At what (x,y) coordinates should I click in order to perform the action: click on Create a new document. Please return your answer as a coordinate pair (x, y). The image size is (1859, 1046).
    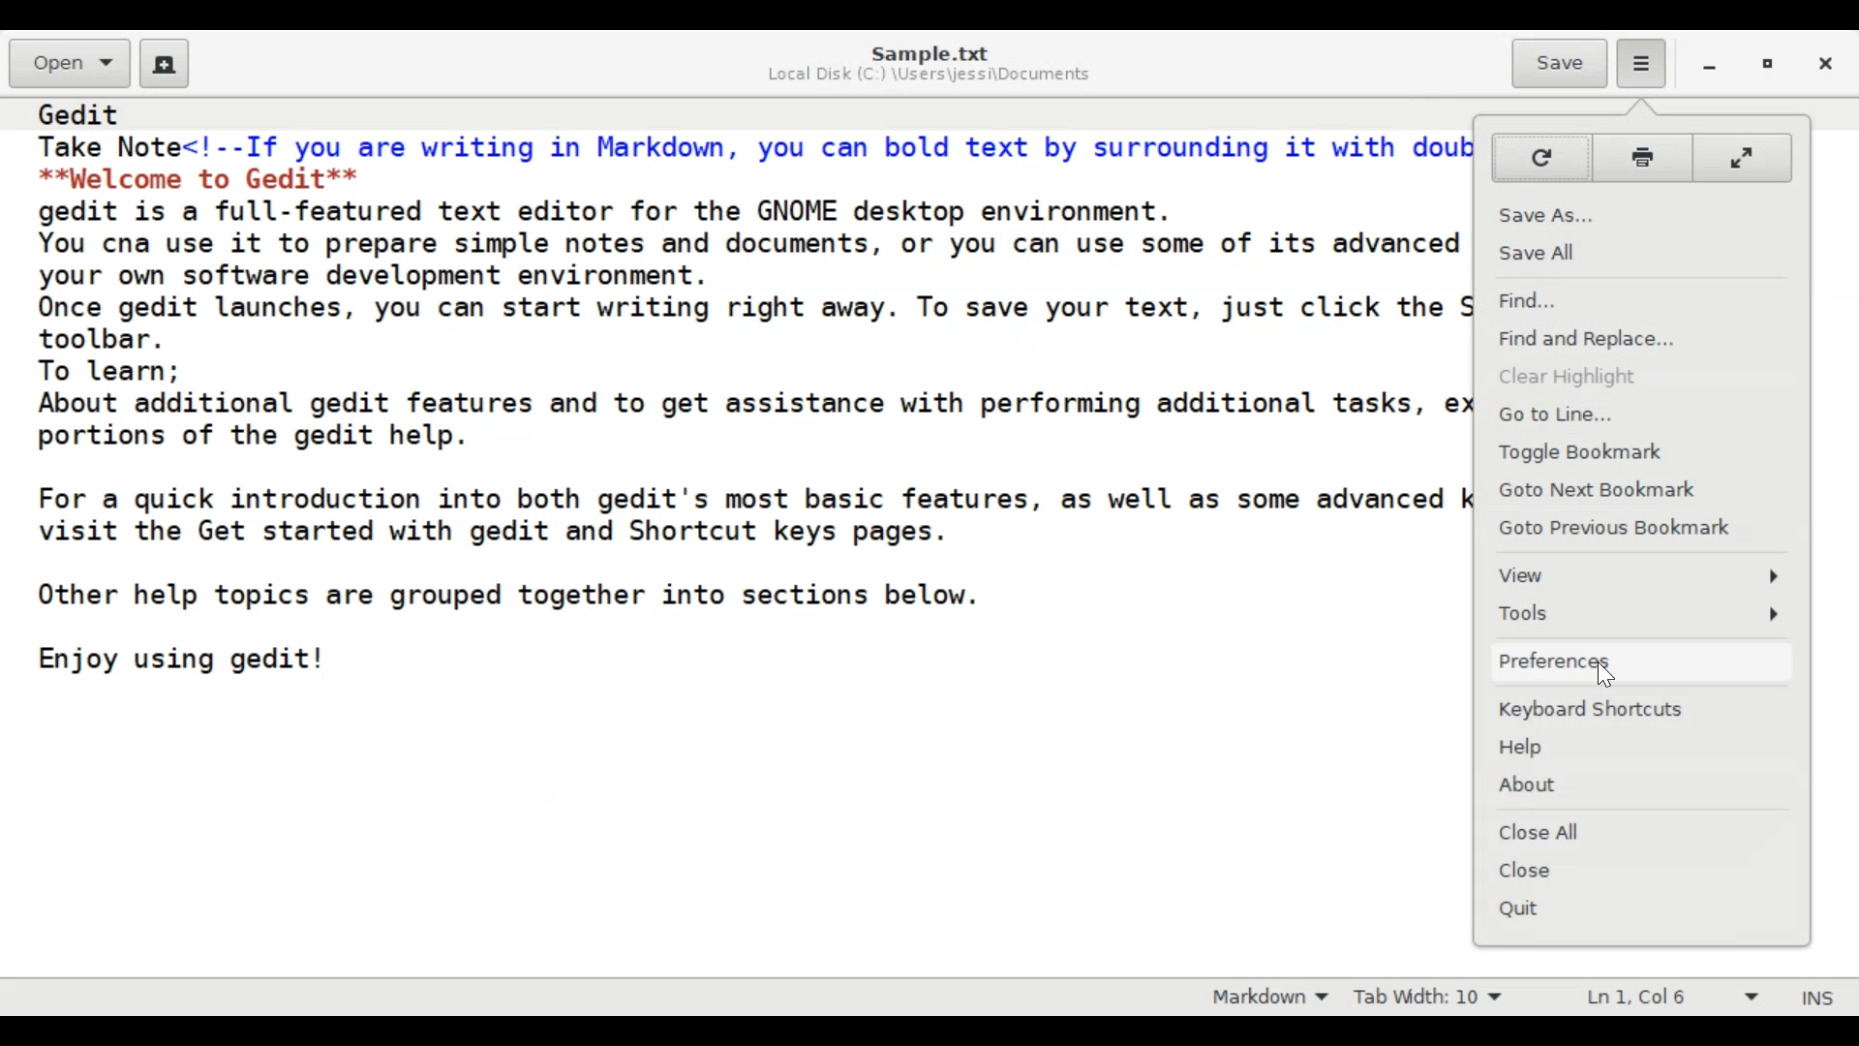
    Looking at the image, I should click on (167, 64).